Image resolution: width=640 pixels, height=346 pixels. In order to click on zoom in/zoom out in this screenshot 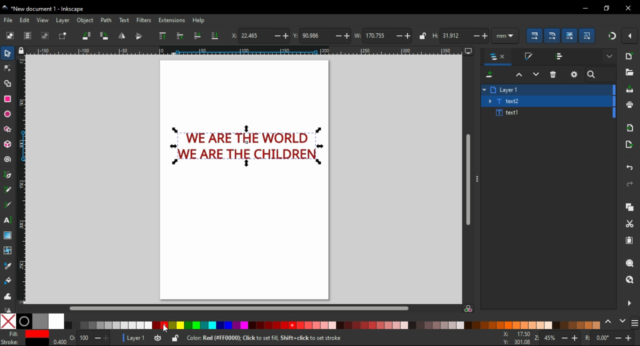, I will do `click(558, 337)`.